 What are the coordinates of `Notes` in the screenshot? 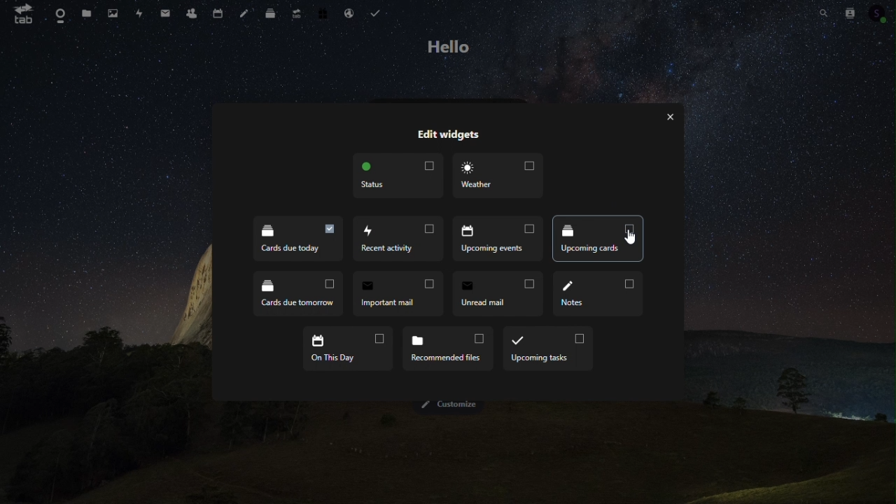 It's located at (246, 13).